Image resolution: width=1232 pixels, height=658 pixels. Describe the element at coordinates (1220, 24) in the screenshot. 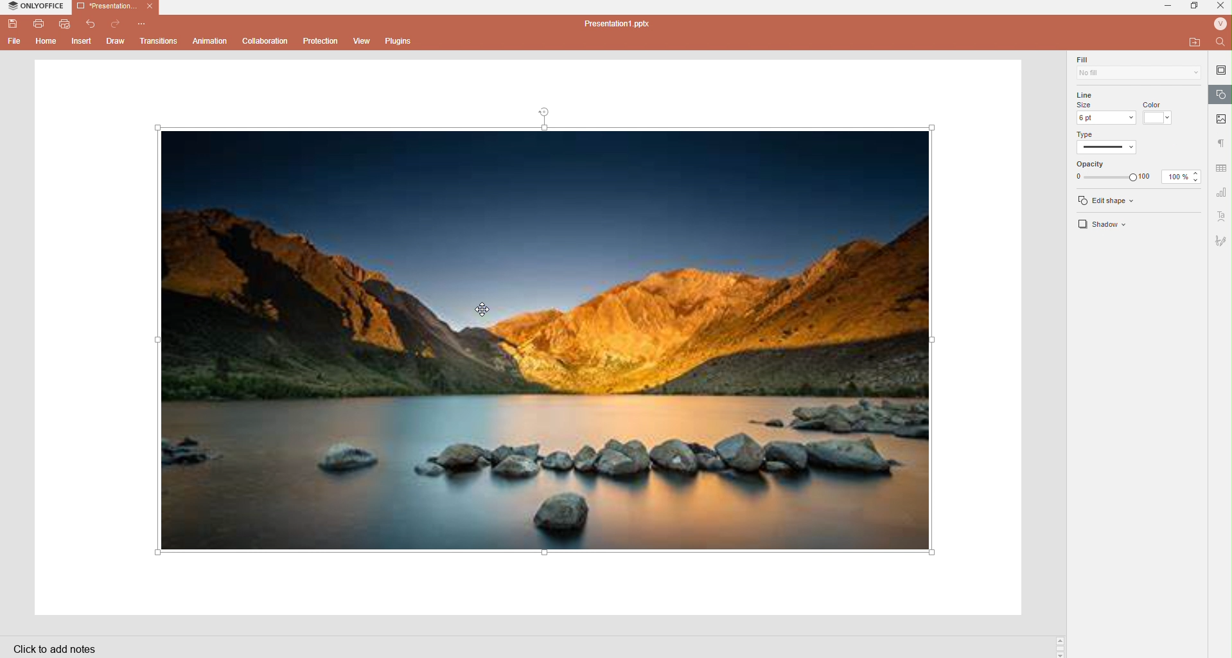

I see `User` at that location.